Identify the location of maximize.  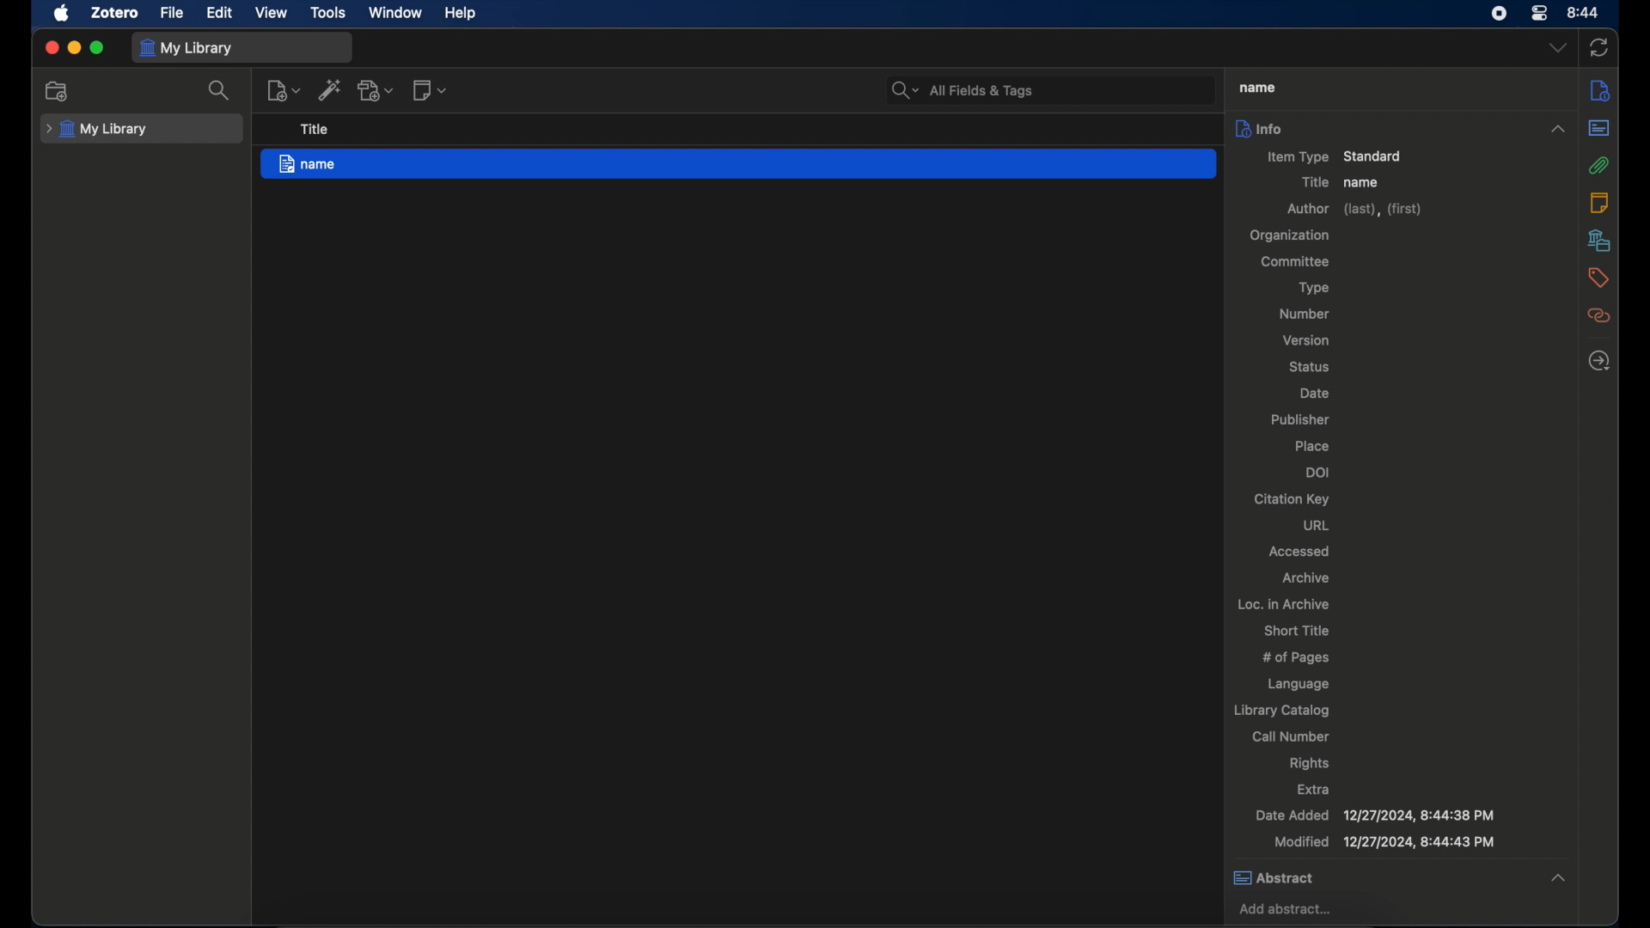
(98, 49).